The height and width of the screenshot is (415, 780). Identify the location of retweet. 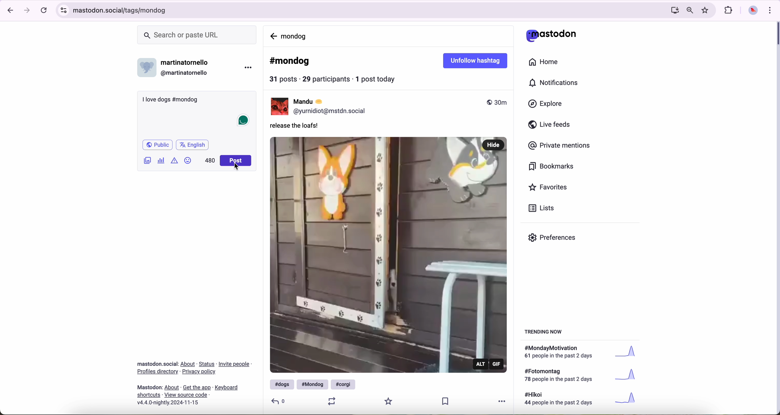
(330, 401).